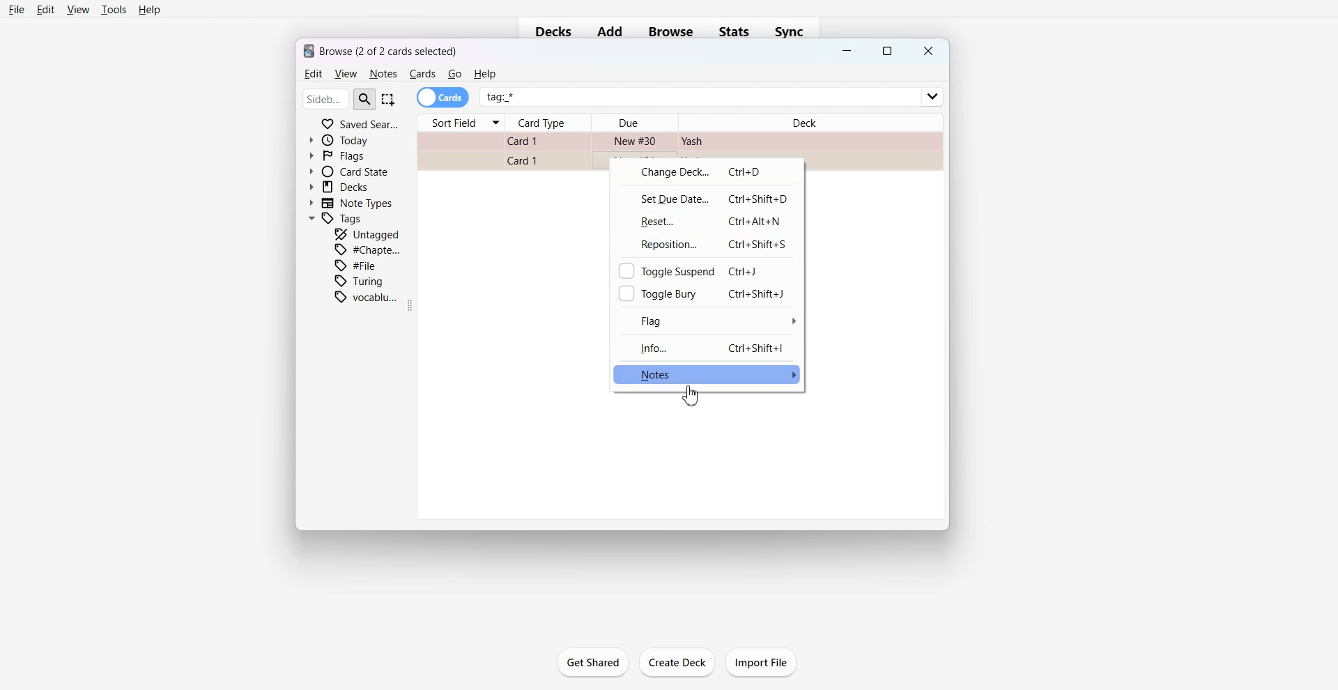 This screenshot has width=1338, height=690. What do you see at coordinates (390, 99) in the screenshot?
I see `Select Item` at bounding box center [390, 99].